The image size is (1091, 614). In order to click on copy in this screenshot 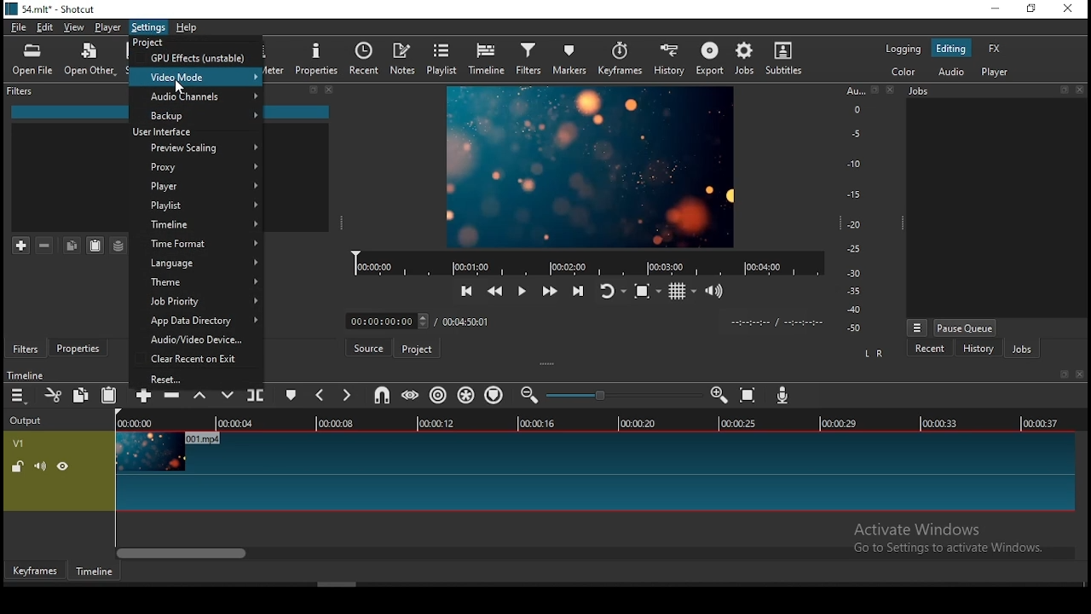, I will do `click(72, 245)`.